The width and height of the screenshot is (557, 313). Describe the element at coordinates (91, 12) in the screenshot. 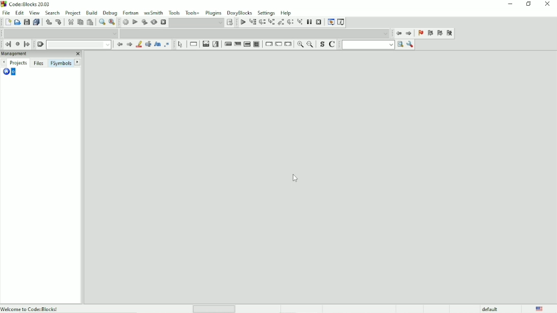

I see `Build` at that location.